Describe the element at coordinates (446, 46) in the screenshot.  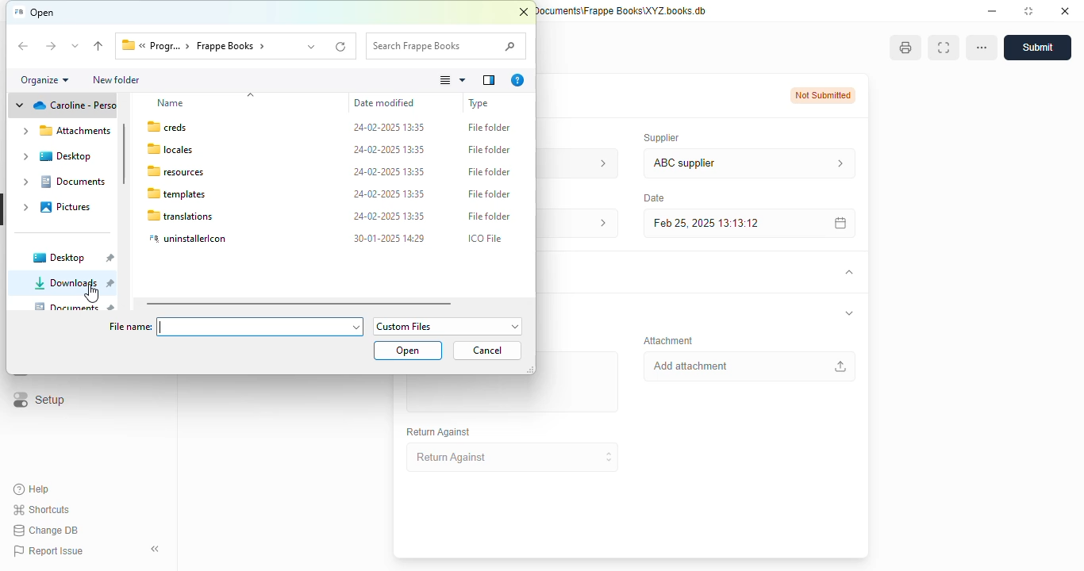
I see `search frappe books` at that location.